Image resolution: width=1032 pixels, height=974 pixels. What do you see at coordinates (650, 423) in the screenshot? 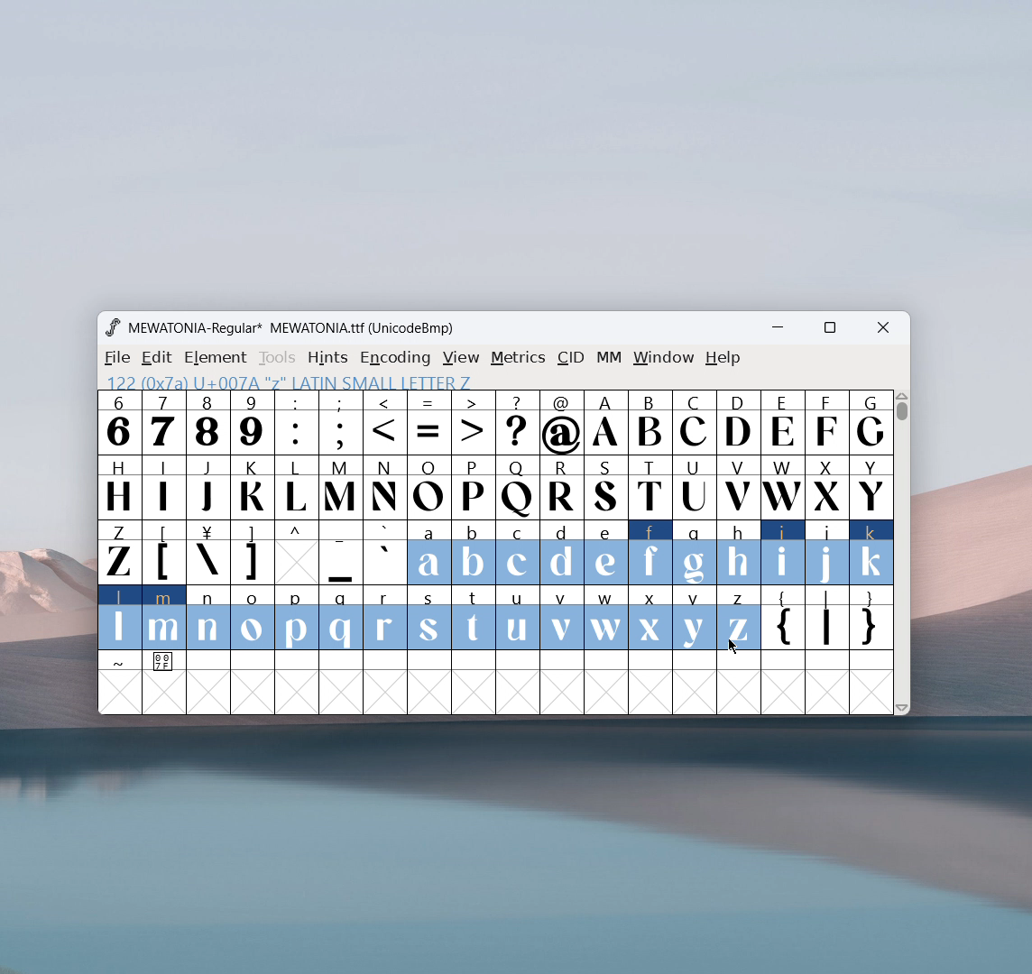
I see `B` at bounding box center [650, 423].